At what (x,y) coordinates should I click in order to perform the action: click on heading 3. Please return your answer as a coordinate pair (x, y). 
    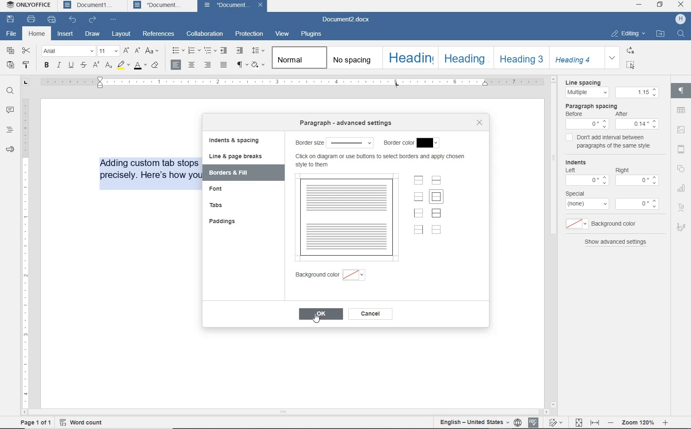
    Looking at the image, I should click on (522, 58).